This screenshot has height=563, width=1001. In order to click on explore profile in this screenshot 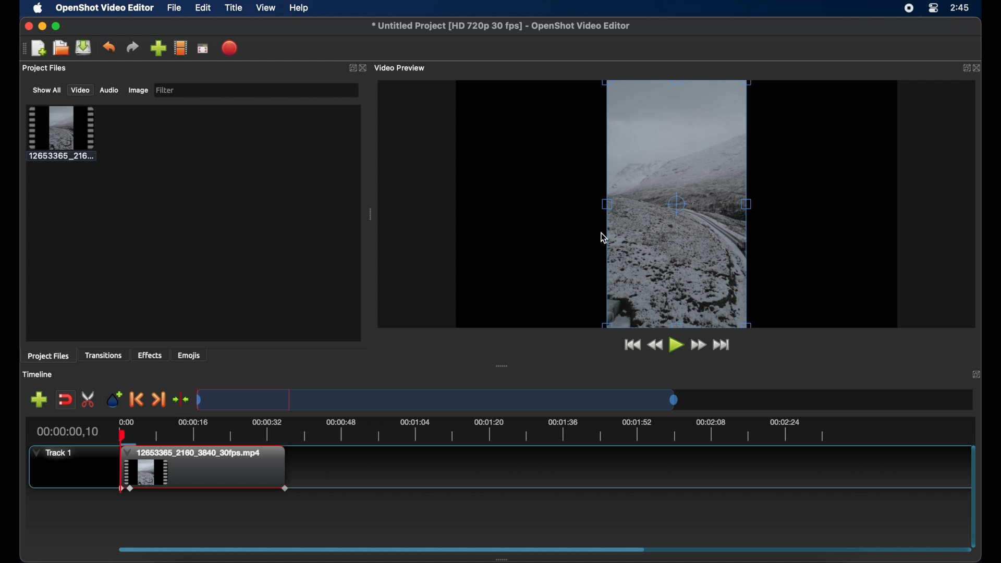, I will do `click(181, 48)`.